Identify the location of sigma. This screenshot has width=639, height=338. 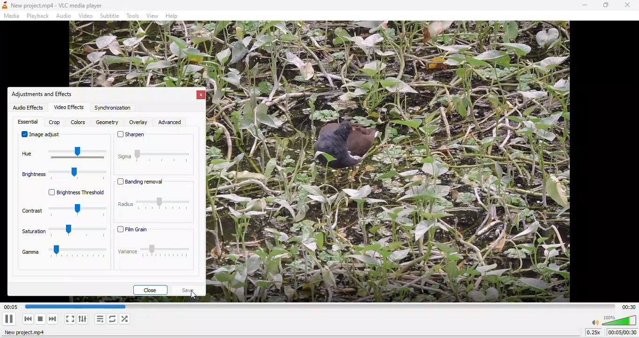
(155, 162).